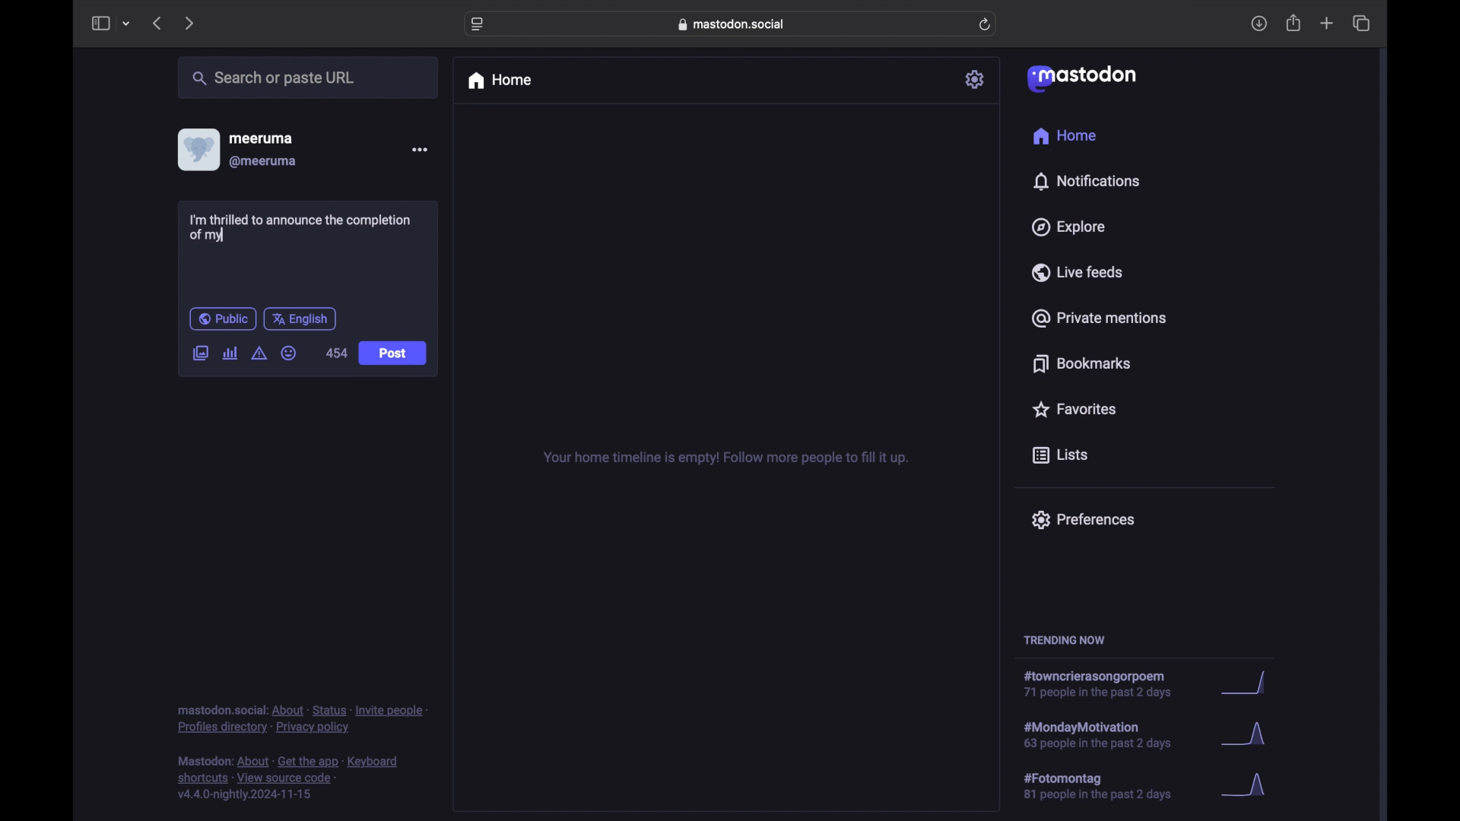 This screenshot has height=821, width=1460. What do you see at coordinates (976, 79) in the screenshot?
I see `settings` at bounding box center [976, 79].